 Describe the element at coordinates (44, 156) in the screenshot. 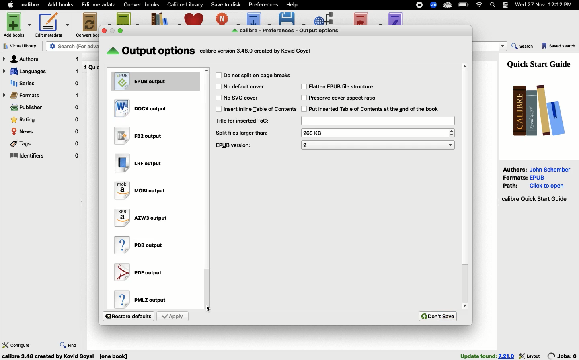

I see `Identifiers` at that location.